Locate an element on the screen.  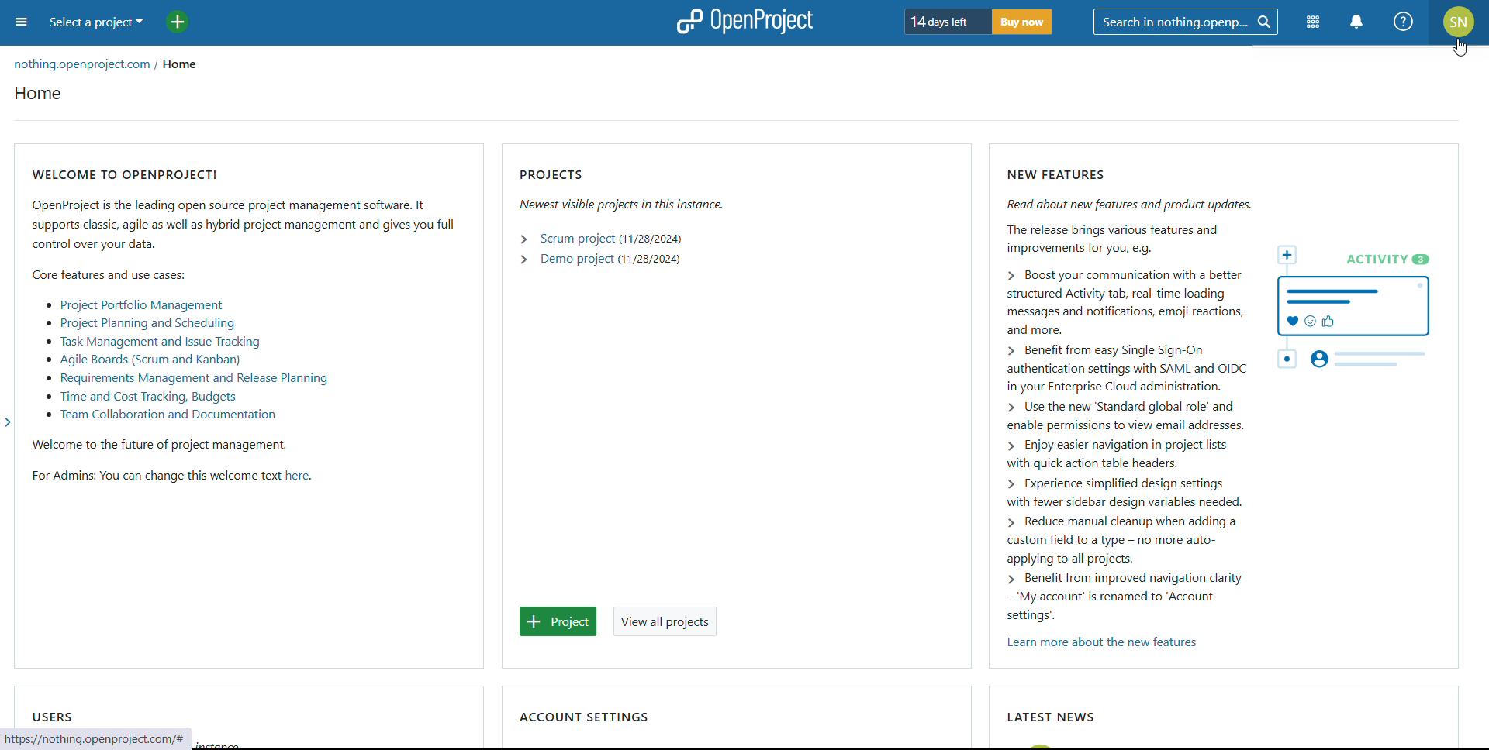
projects is located at coordinates (621, 171).